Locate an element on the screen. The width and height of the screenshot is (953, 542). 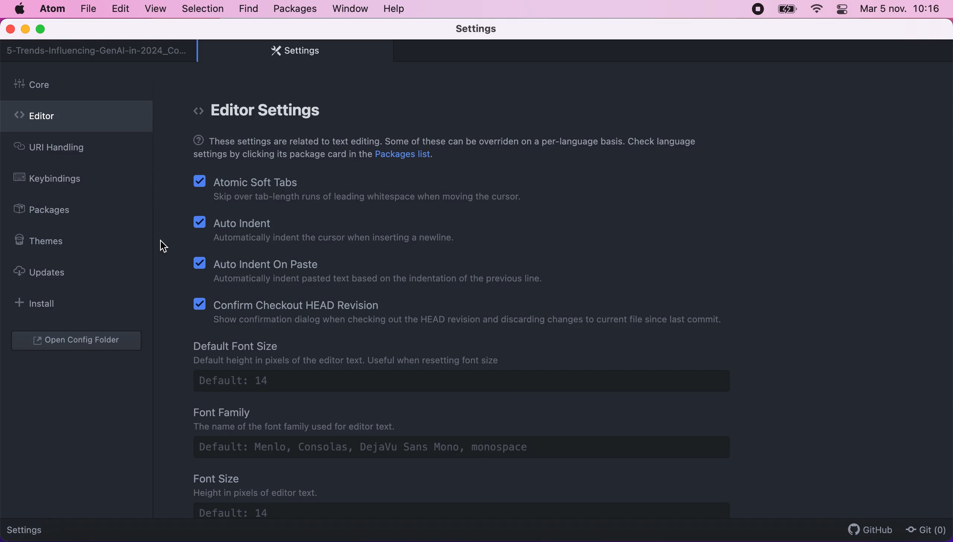
close is located at coordinates (11, 30).